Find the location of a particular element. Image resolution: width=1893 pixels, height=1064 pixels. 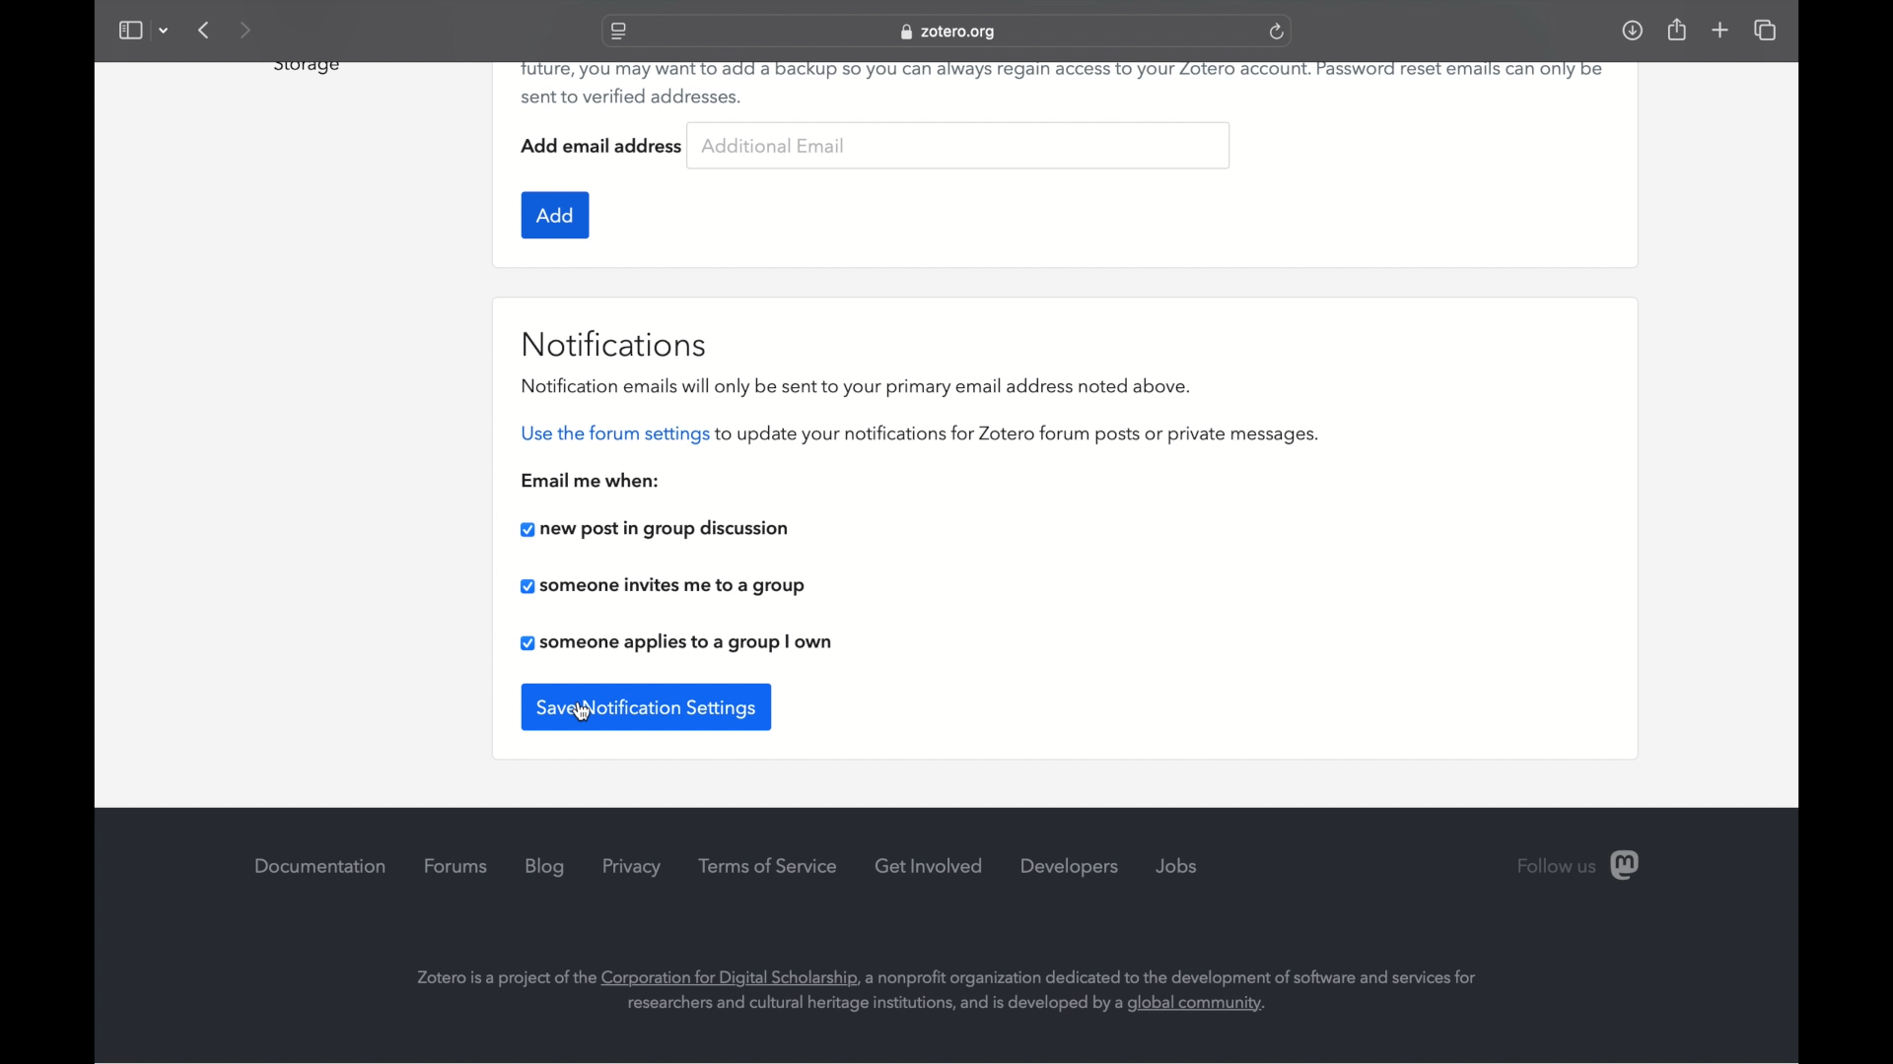

Tuture, you may want to add a backup SO you can always regain access to your ZOtero account. Password reset emails can only be
sent to verified addresses. is located at coordinates (1064, 85).